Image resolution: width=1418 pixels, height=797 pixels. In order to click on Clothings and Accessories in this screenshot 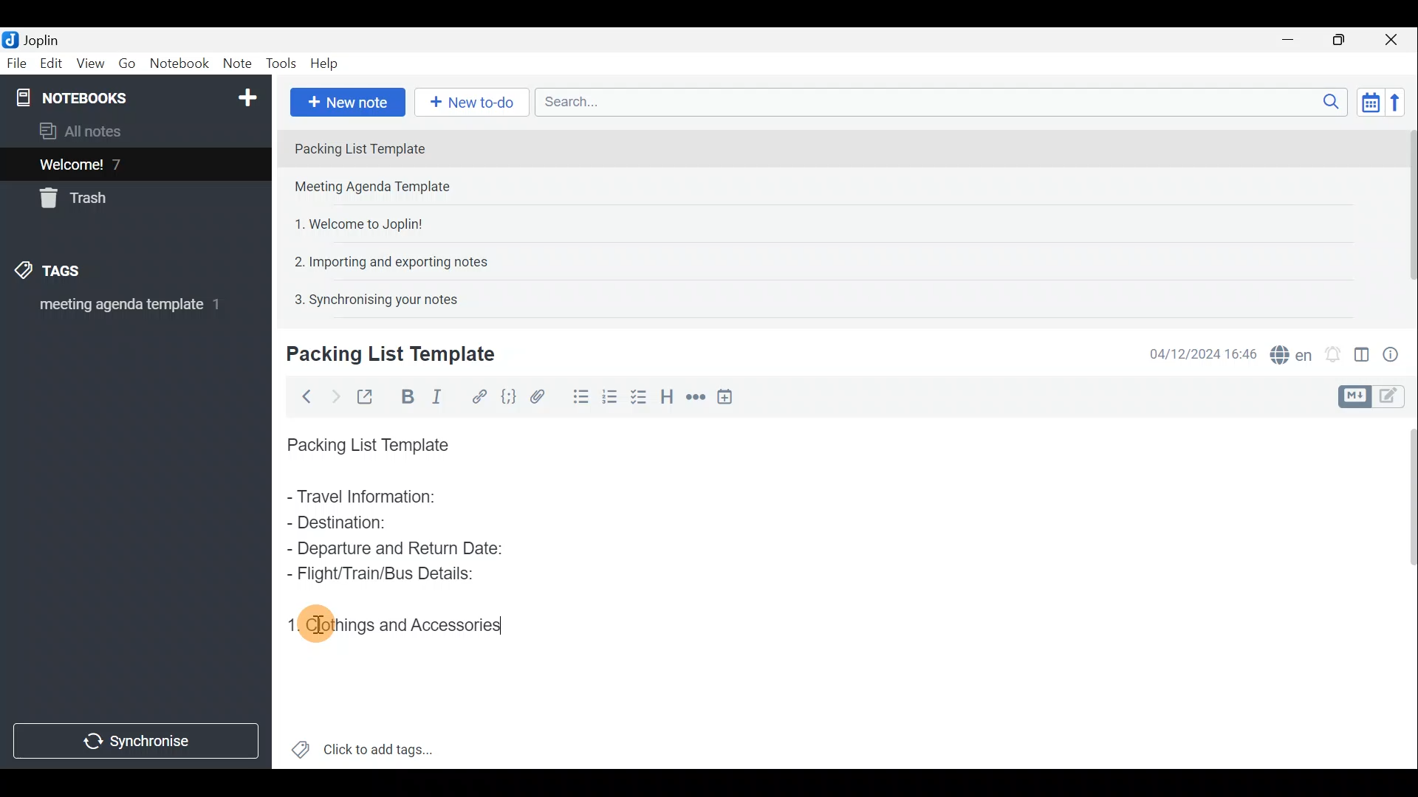, I will do `click(402, 623)`.